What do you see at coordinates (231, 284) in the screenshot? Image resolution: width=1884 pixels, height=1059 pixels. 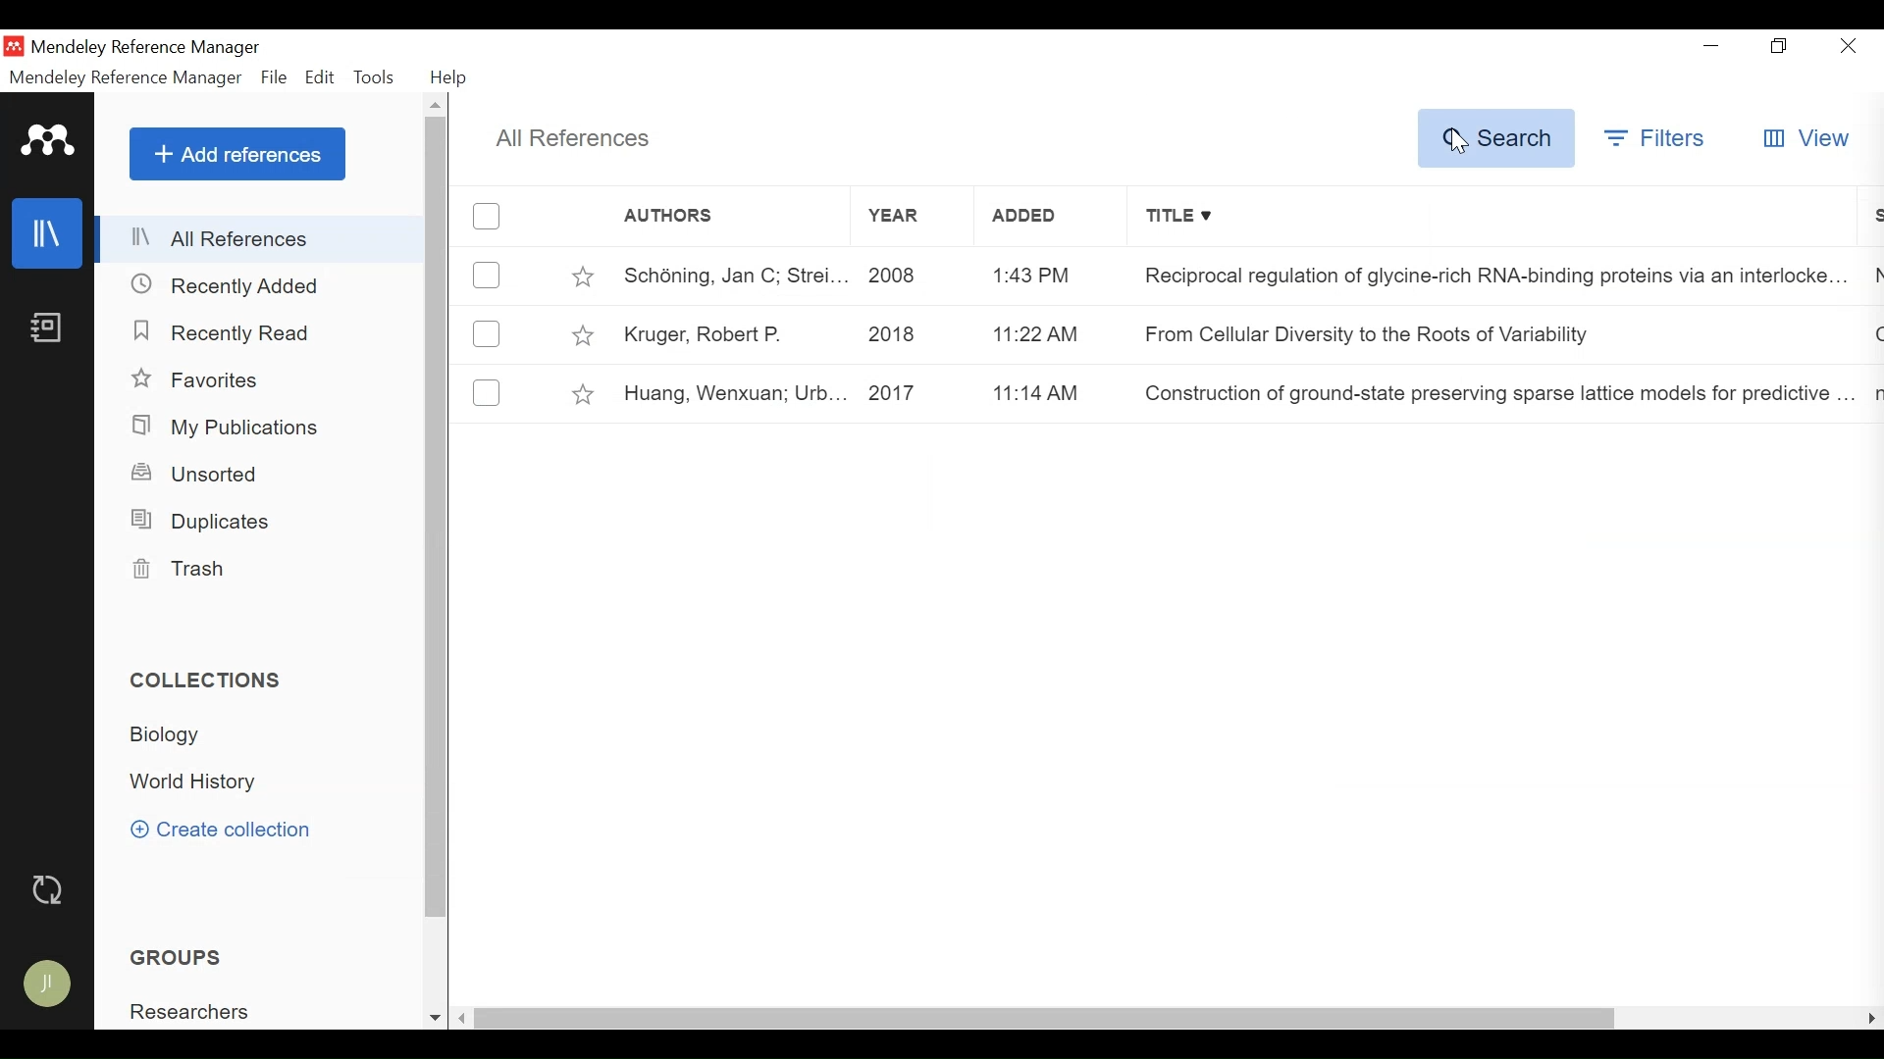 I see `Recently Added` at bounding box center [231, 284].